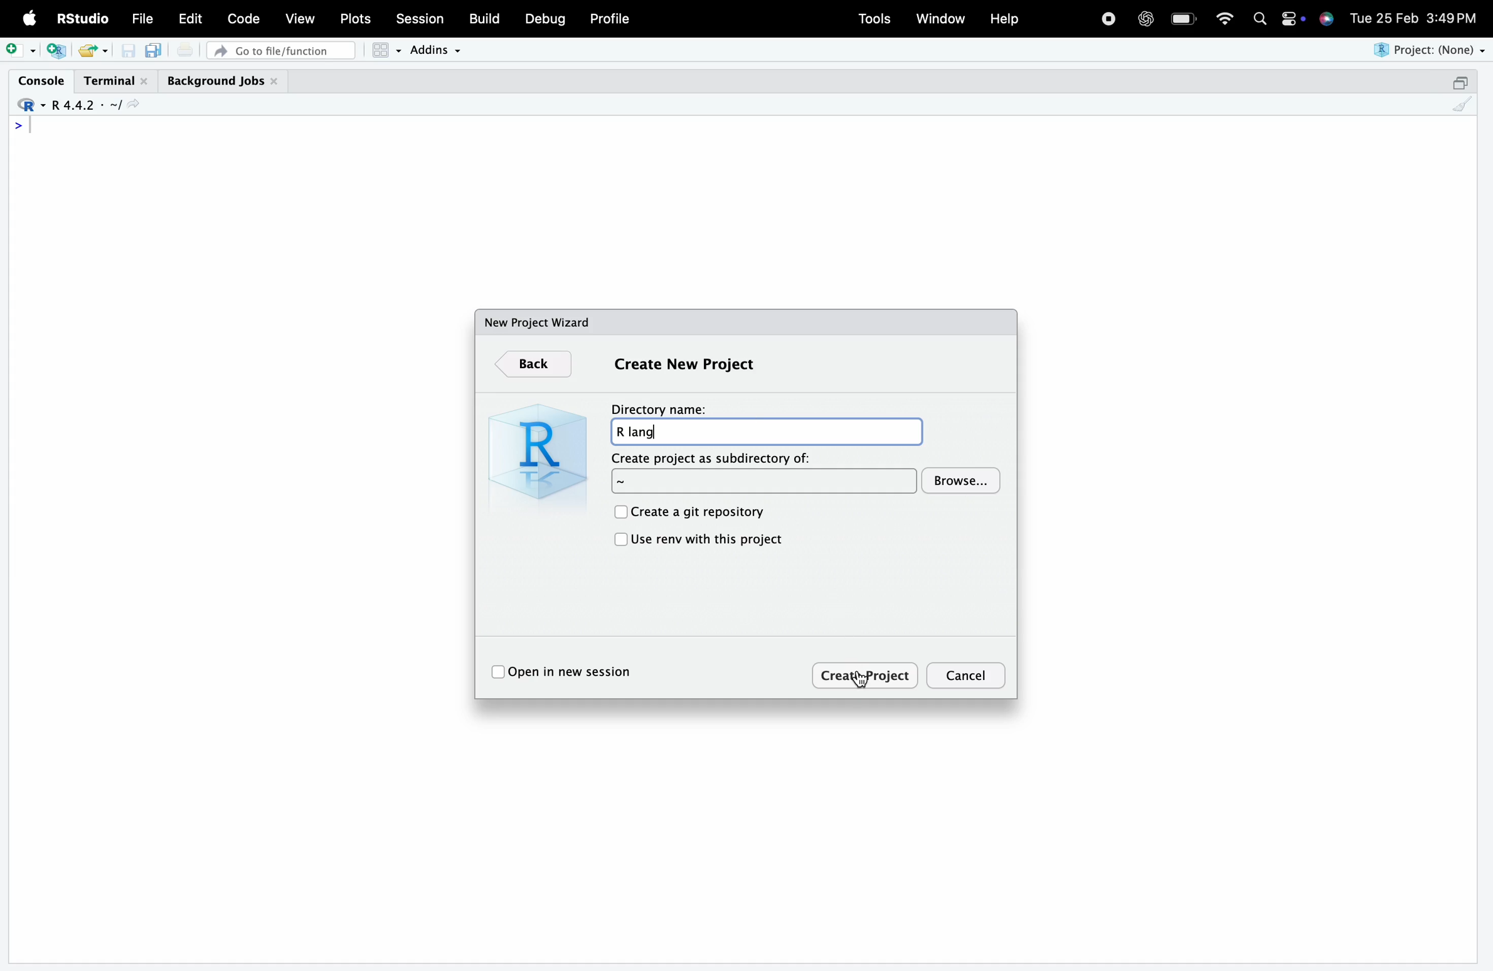 This screenshot has height=971, width=1493. I want to click on stop, so click(1108, 17).